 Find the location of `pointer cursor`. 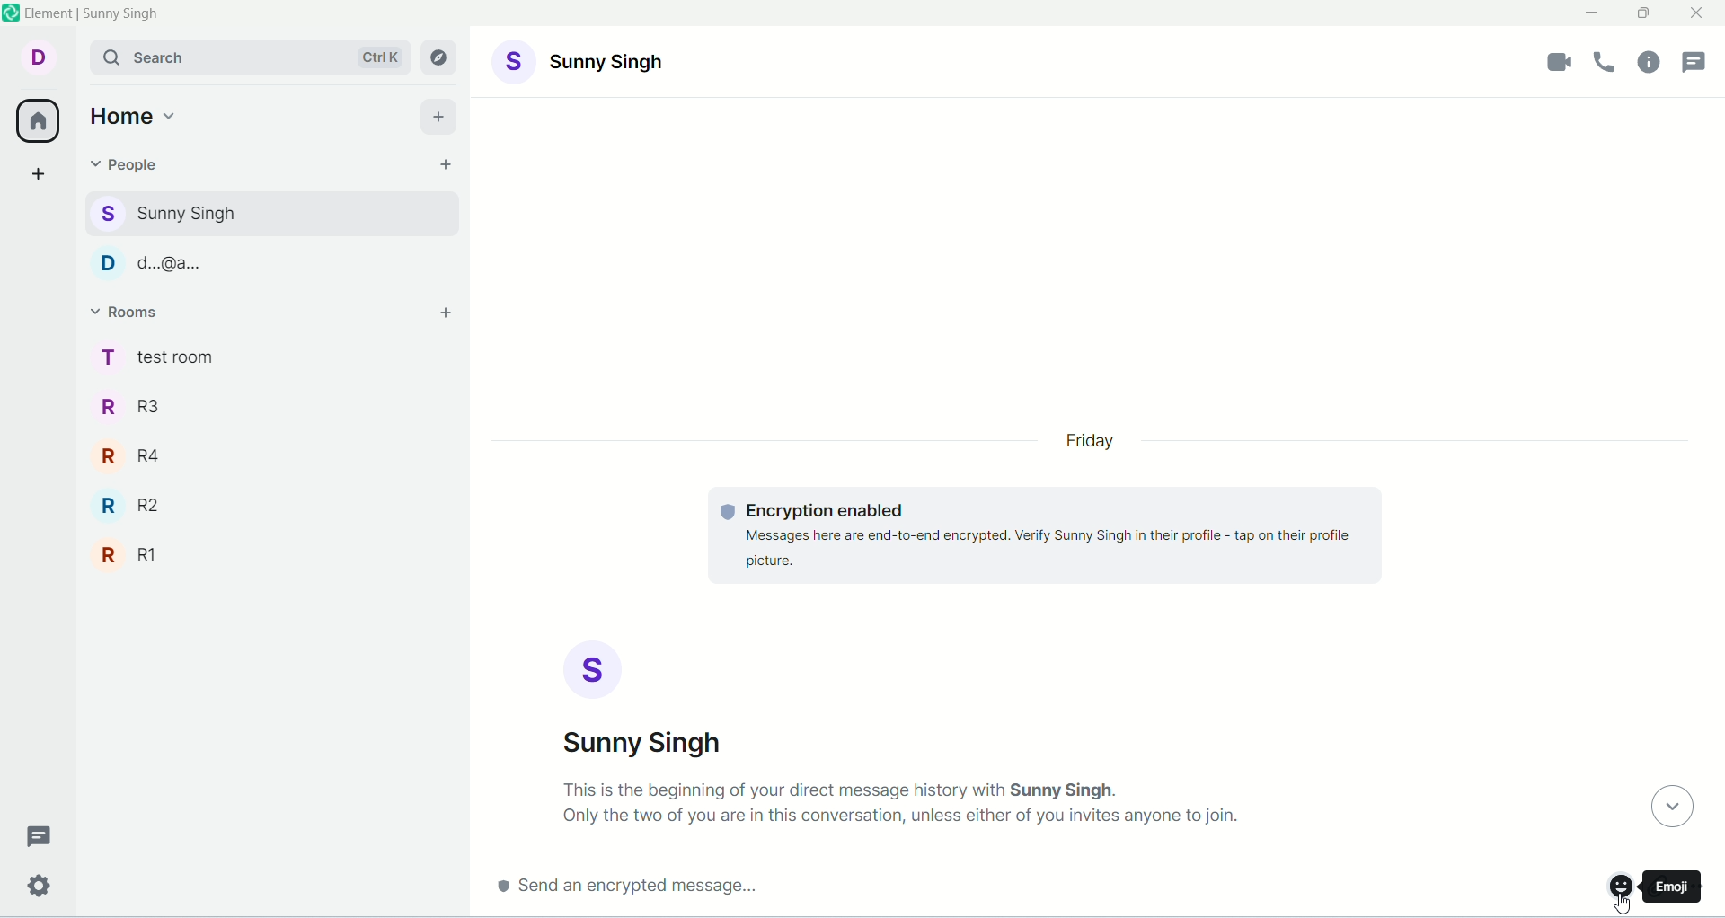

pointer cursor is located at coordinates (1624, 900).